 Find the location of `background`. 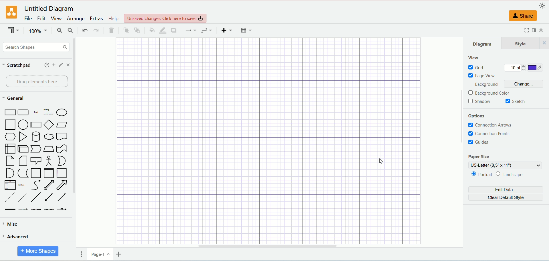

background is located at coordinates (485, 85).